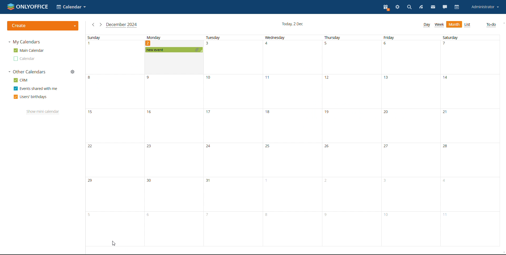 This screenshot has height=255, width=506. Describe the element at coordinates (35, 89) in the screenshot. I see `events shared with me` at that location.